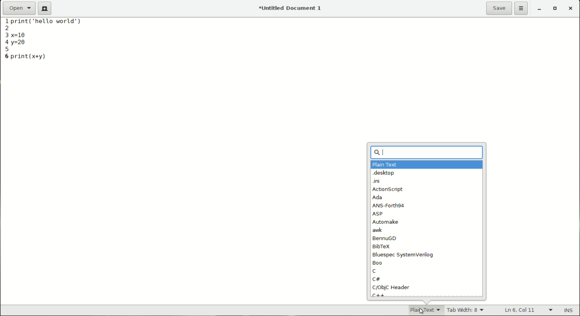 This screenshot has height=316, width=580. I want to click on awk, so click(378, 230).